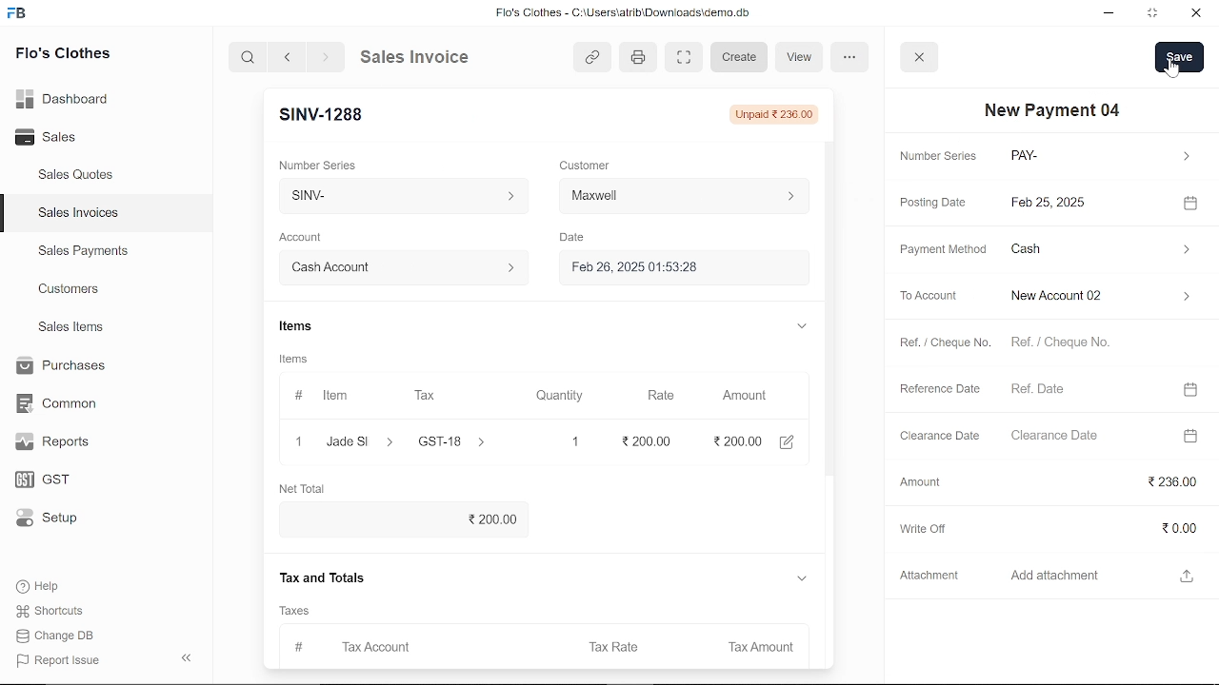  I want to click on Common, so click(59, 403).